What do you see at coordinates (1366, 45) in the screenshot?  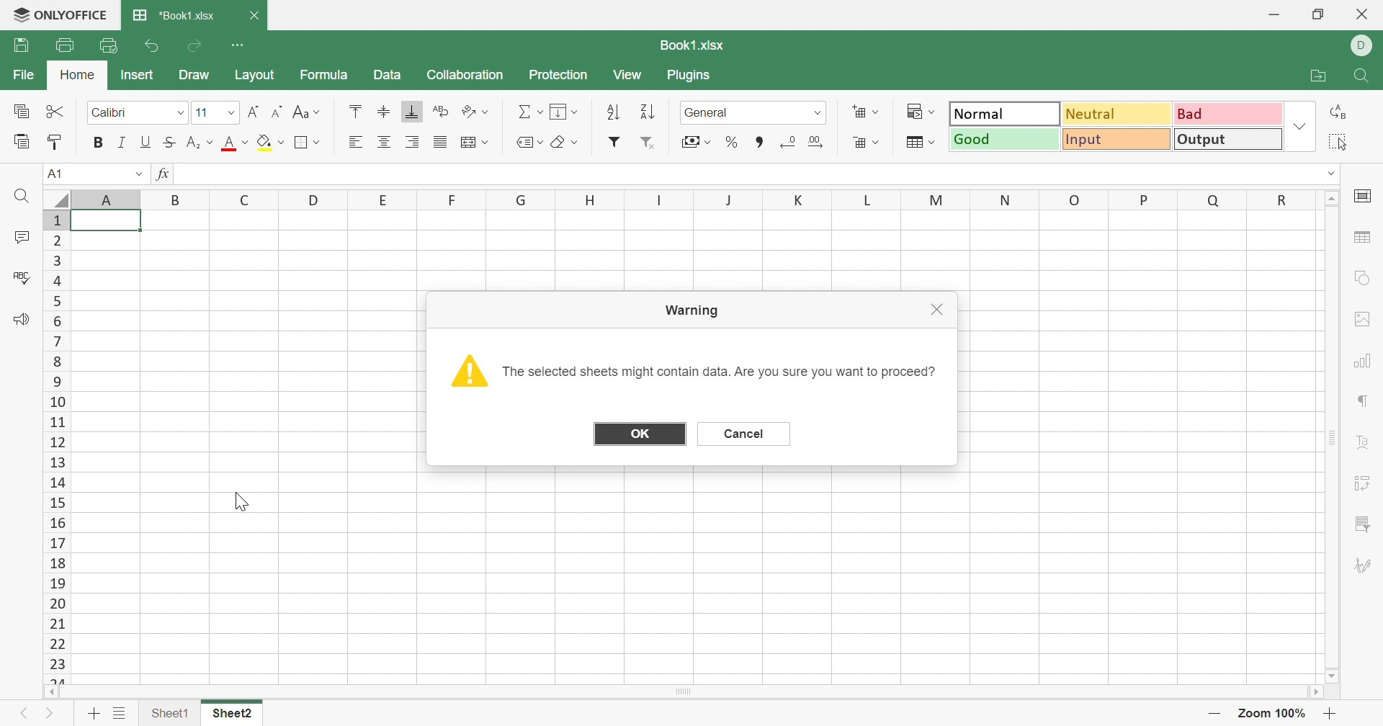 I see `D` at bounding box center [1366, 45].